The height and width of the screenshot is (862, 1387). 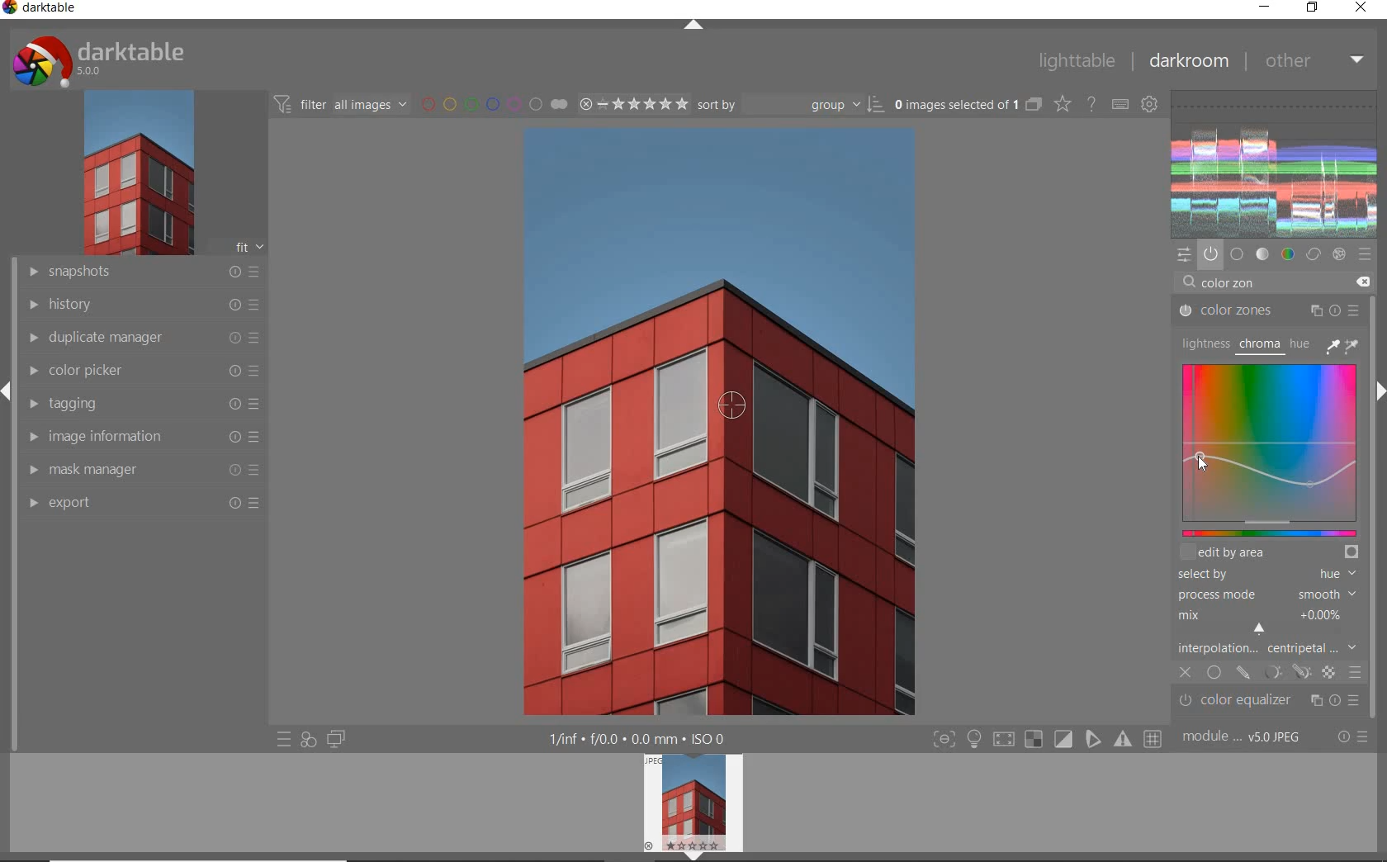 What do you see at coordinates (698, 855) in the screenshot?
I see `expand/collapse` at bounding box center [698, 855].